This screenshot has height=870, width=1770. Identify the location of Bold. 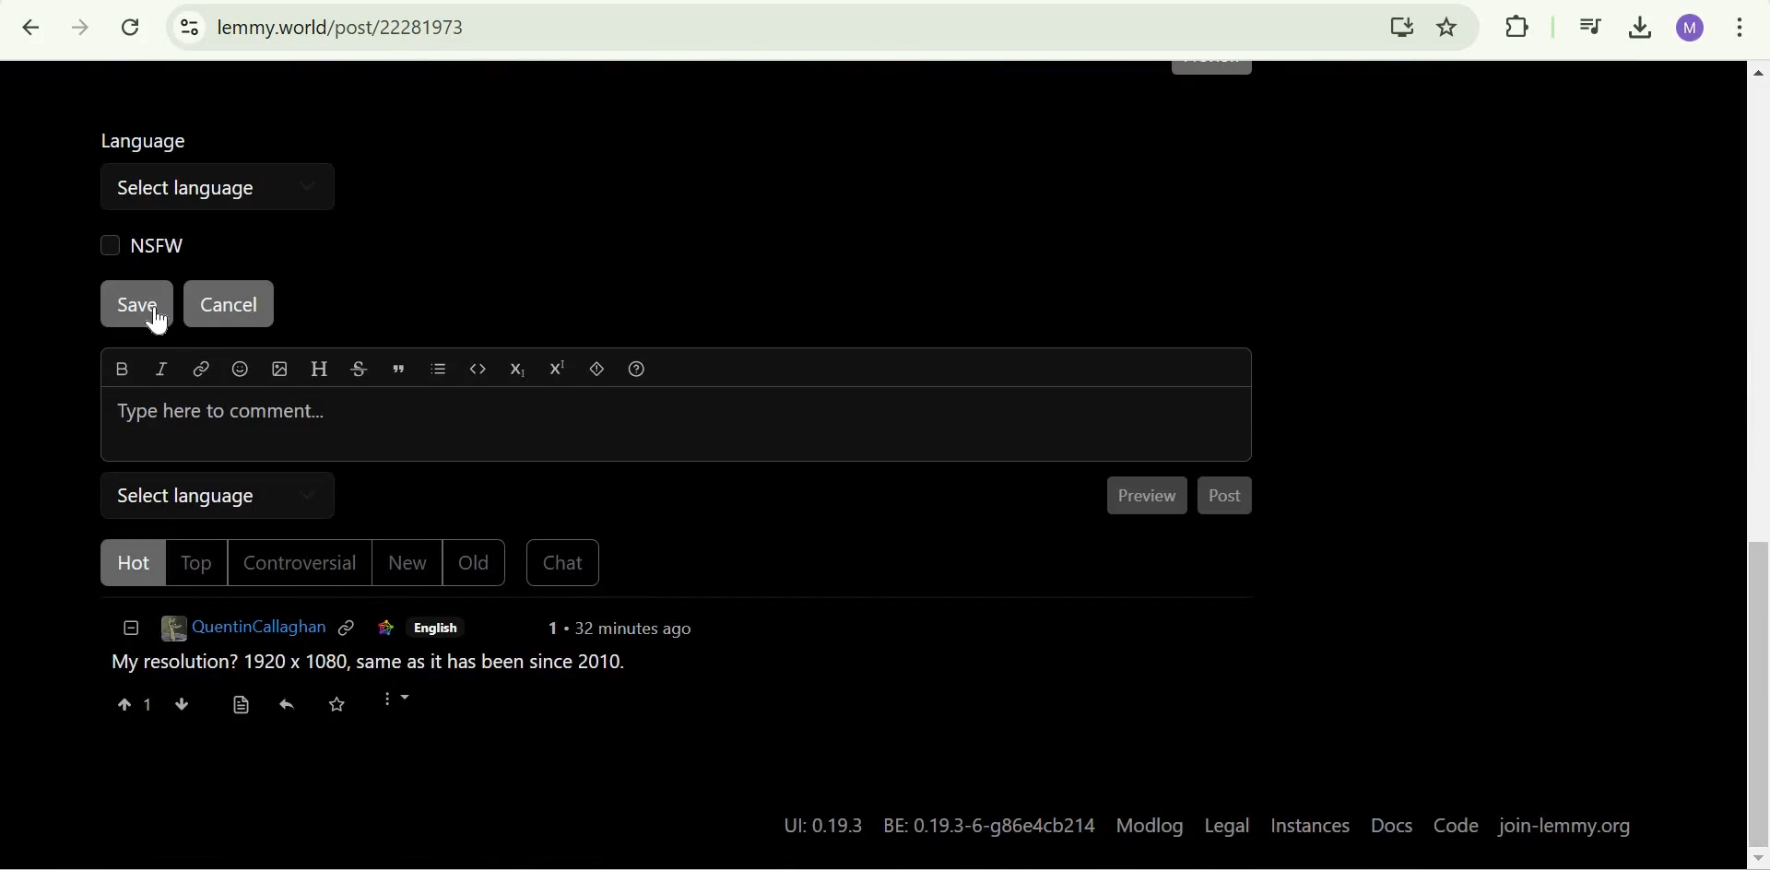
(122, 369).